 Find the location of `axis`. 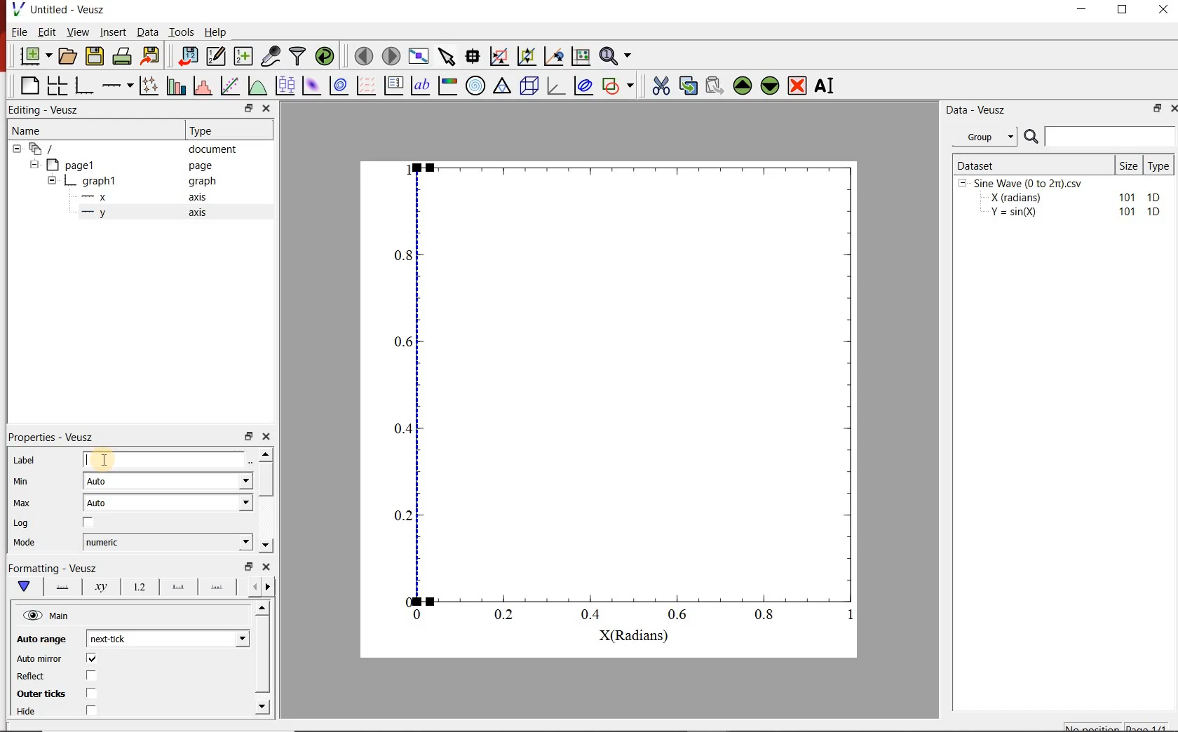

axis is located at coordinates (198, 196).